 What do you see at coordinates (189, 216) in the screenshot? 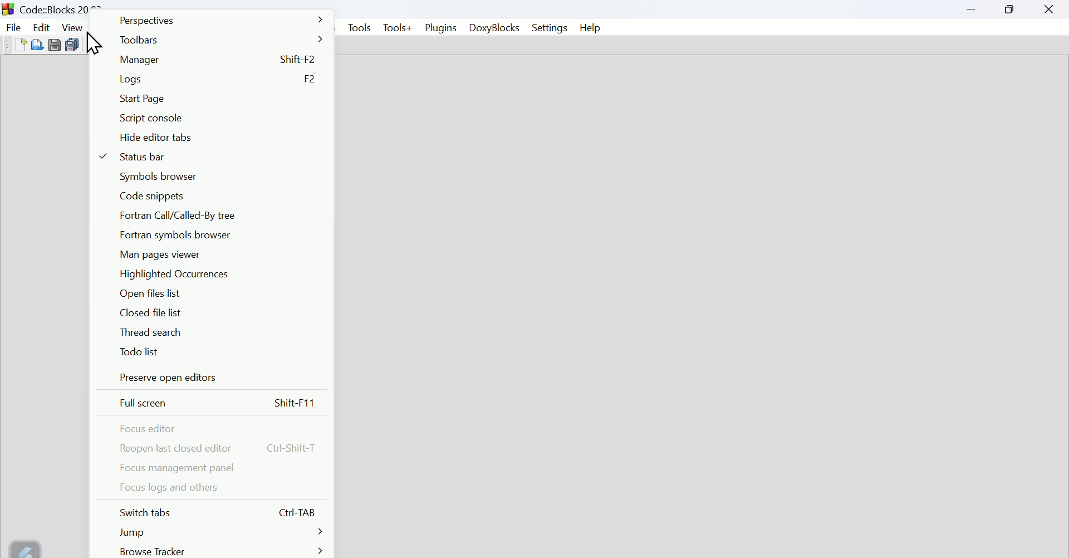
I see `Fortran call` at bounding box center [189, 216].